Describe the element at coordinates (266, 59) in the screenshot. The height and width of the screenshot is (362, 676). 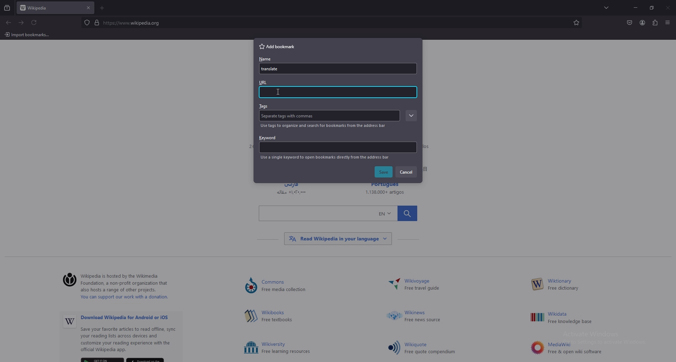
I see `name` at that location.